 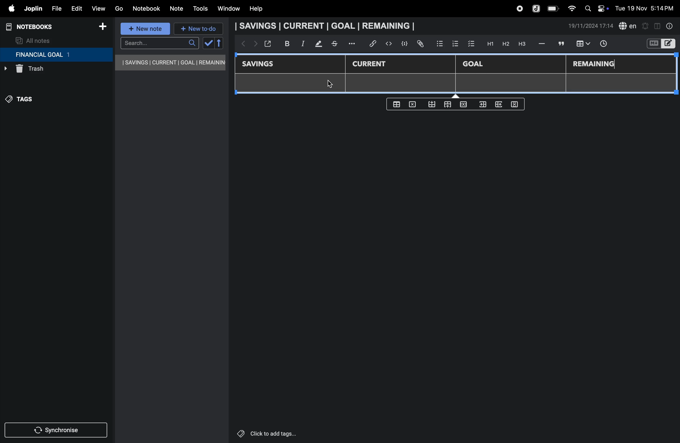 I want to click on reverse sort order, so click(x=219, y=43).